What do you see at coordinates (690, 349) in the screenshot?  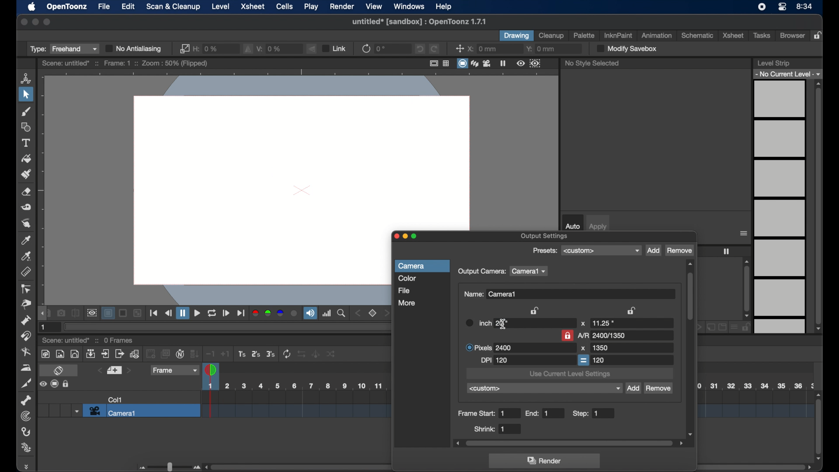 I see `scroll box` at bounding box center [690, 349].